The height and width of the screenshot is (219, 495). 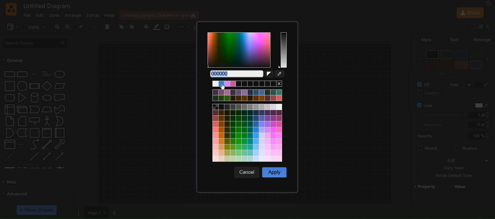 I want to click on fill color, so click(x=146, y=26).